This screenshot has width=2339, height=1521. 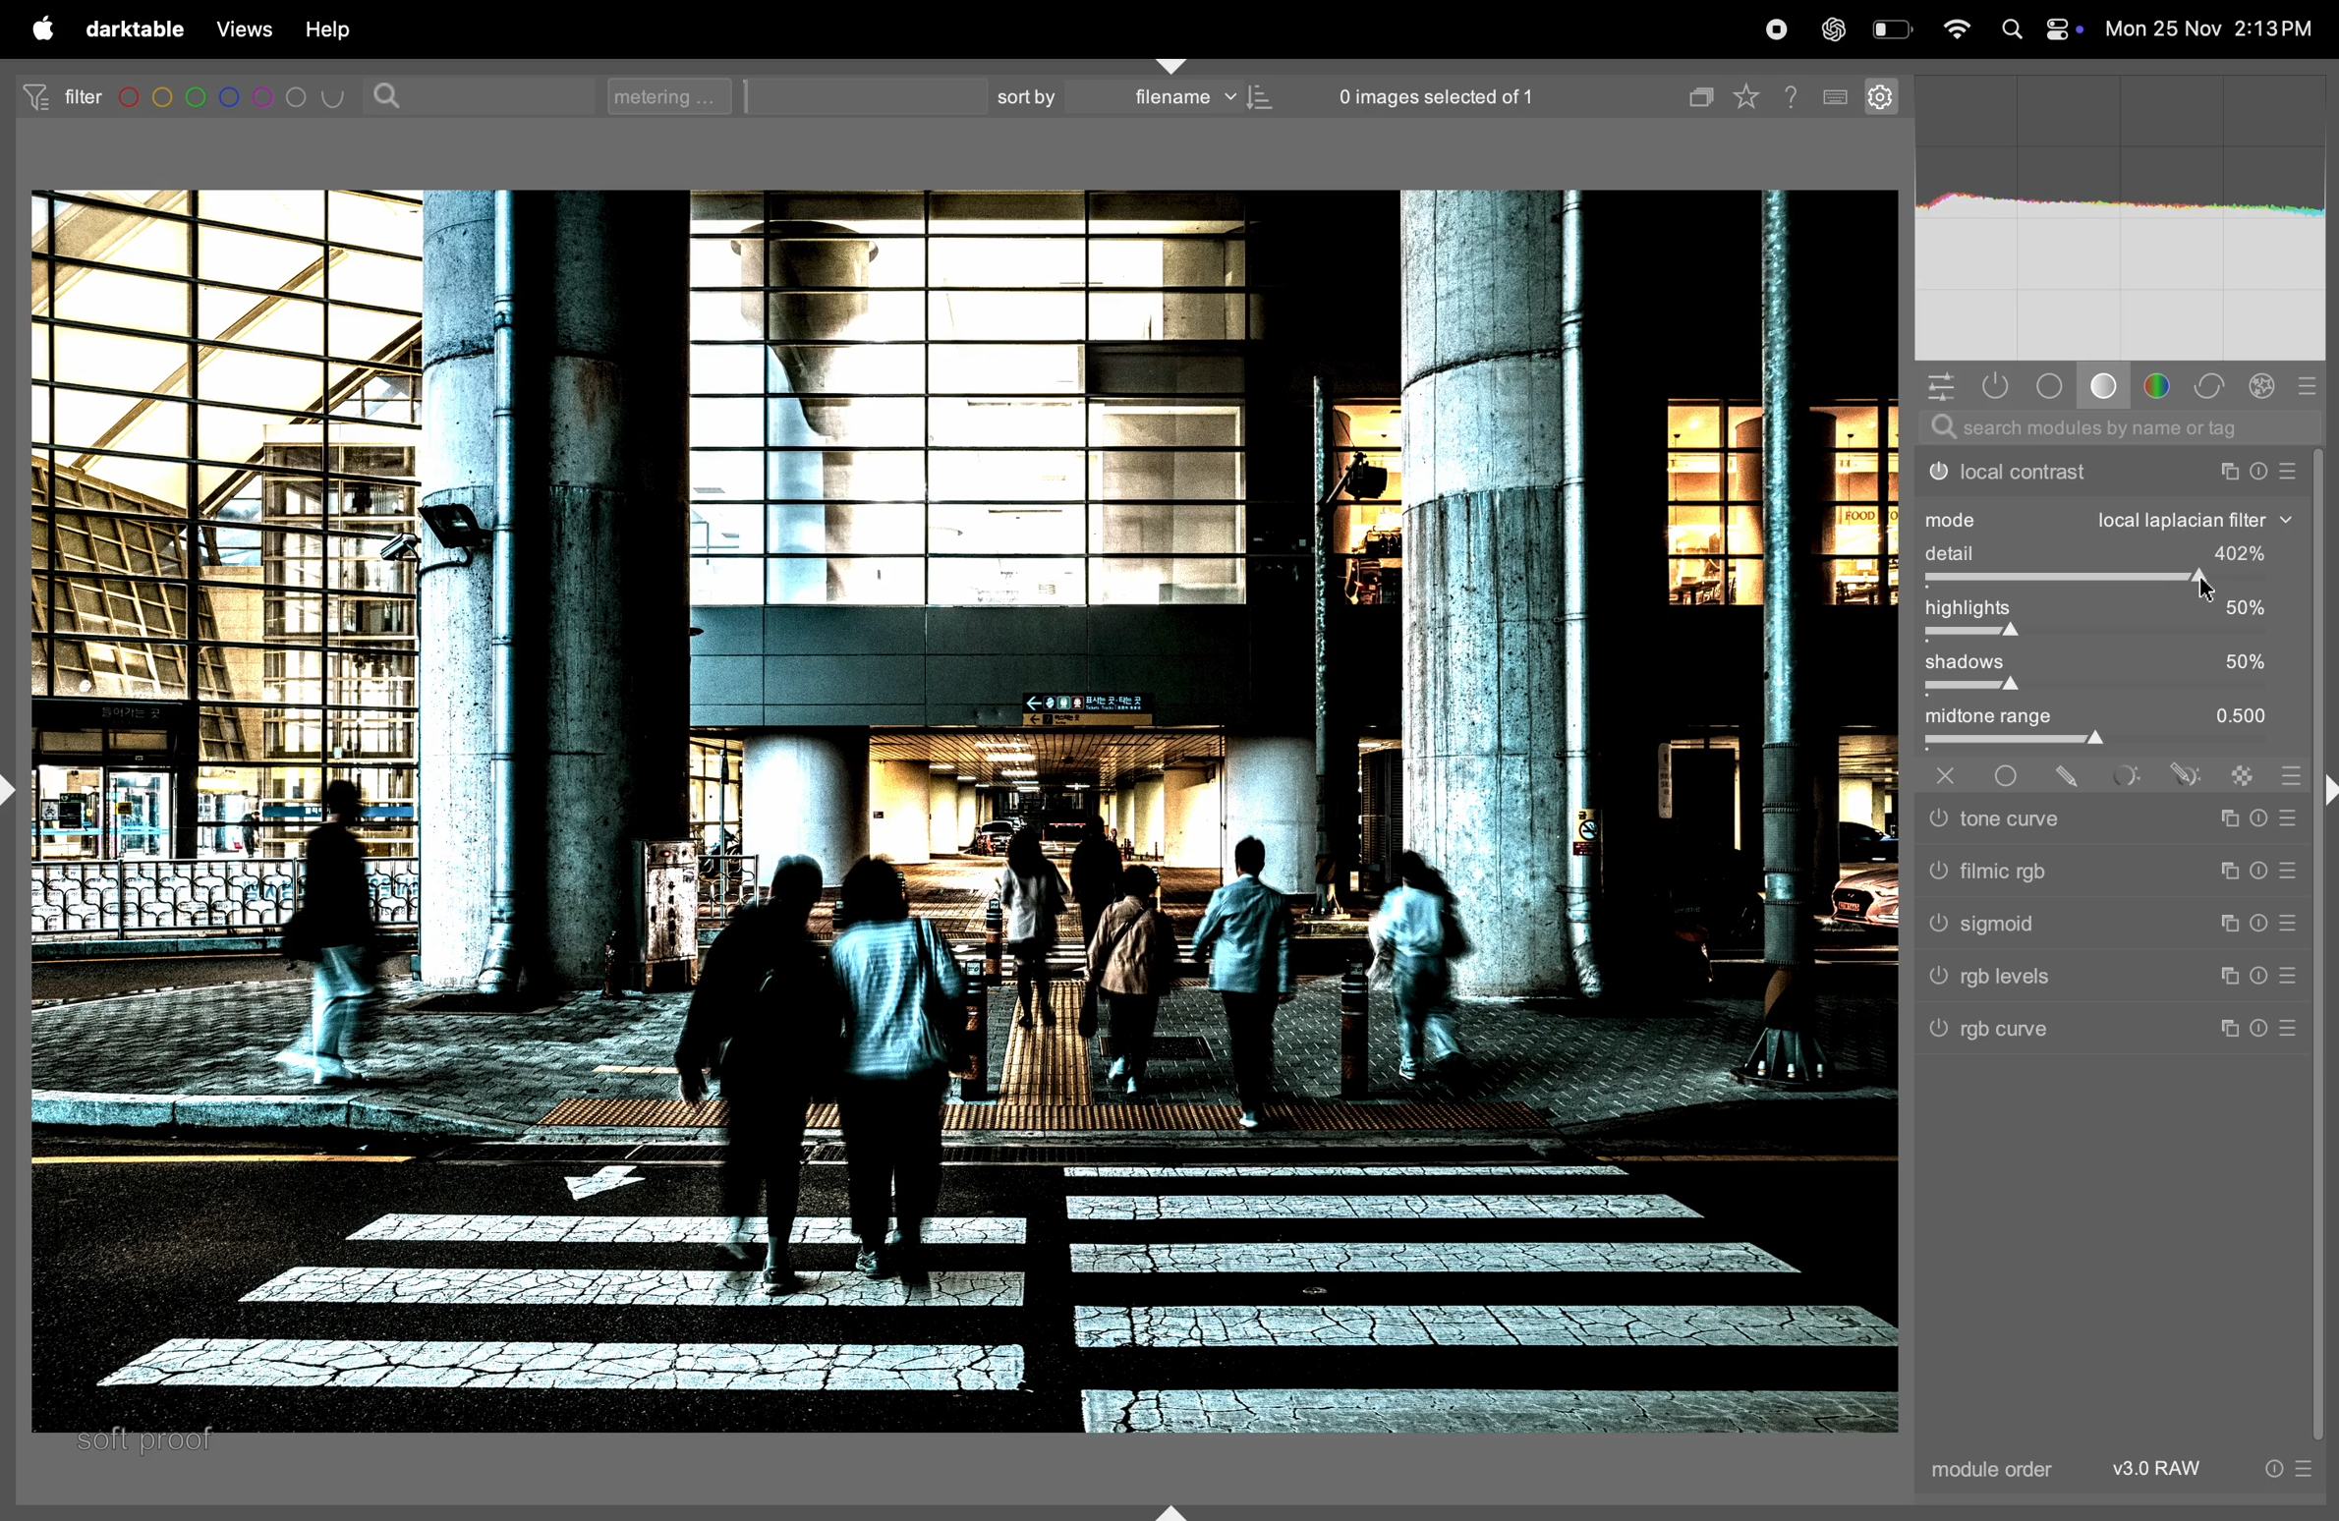 What do you see at coordinates (236, 98) in the screenshot?
I see `filters` at bounding box center [236, 98].